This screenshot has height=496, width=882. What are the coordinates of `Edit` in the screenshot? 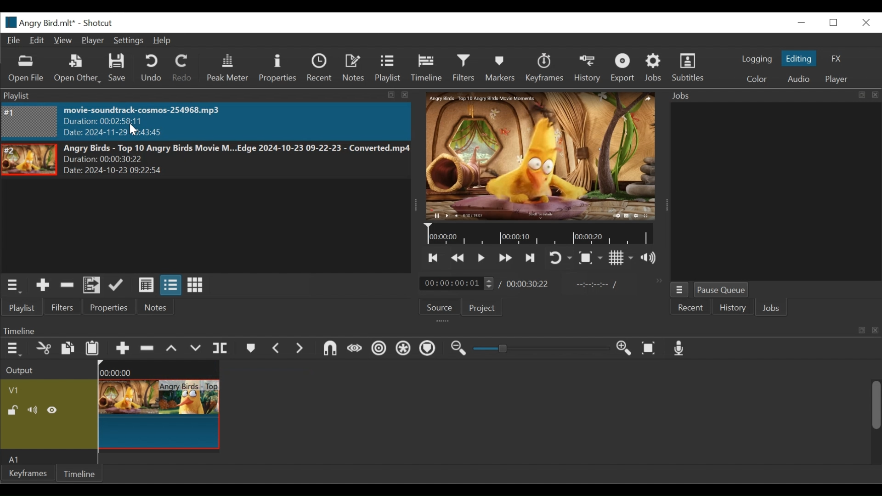 It's located at (37, 40).